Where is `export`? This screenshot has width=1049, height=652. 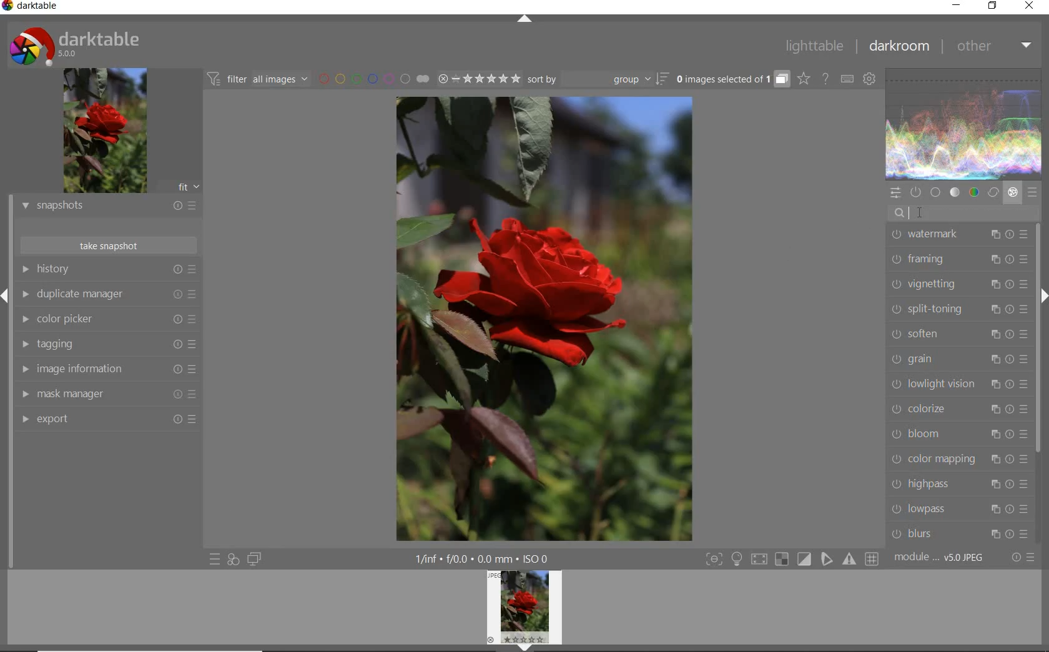
export is located at coordinates (108, 420).